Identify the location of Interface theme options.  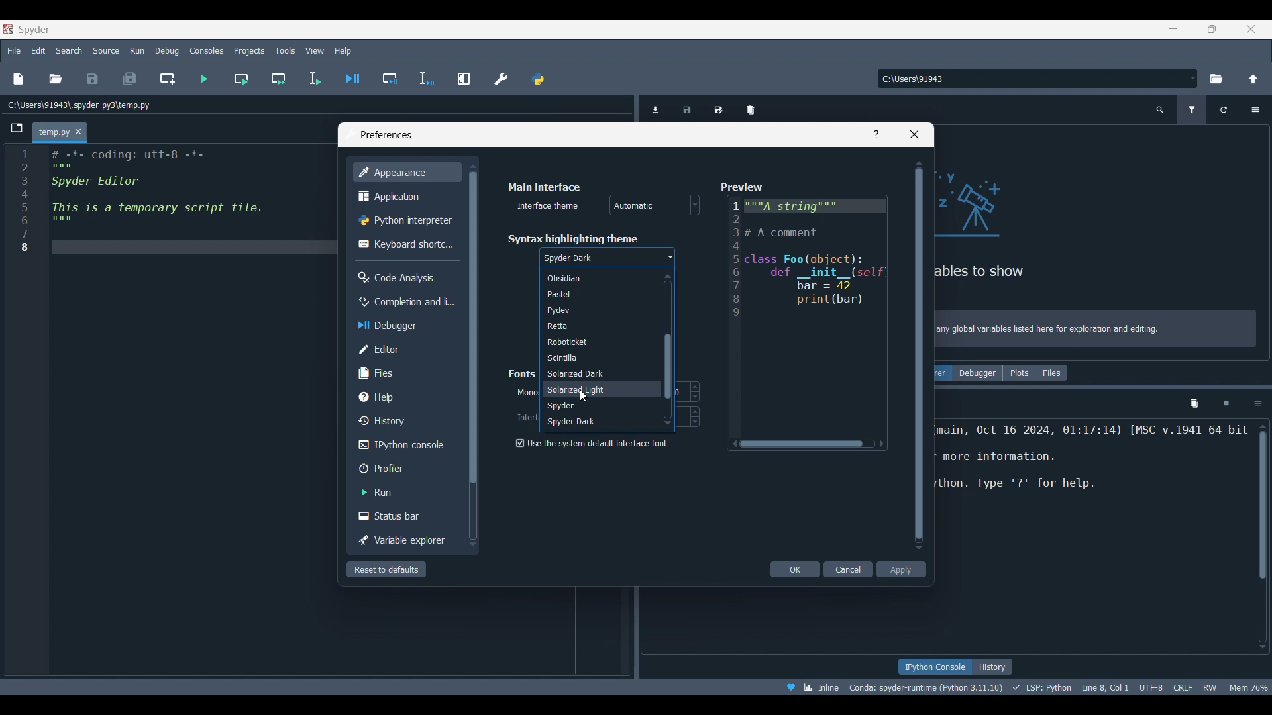
(655, 205).